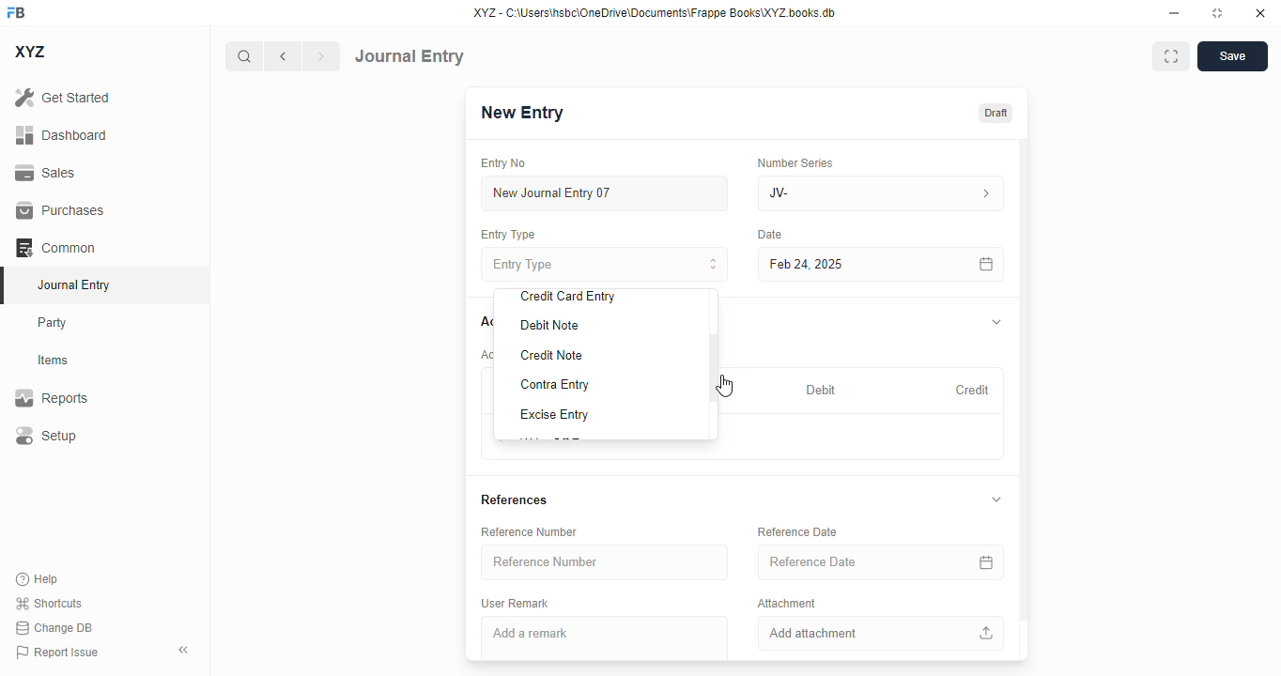 The width and height of the screenshot is (1281, 676). Describe the element at coordinates (787, 603) in the screenshot. I see `attachment` at that location.